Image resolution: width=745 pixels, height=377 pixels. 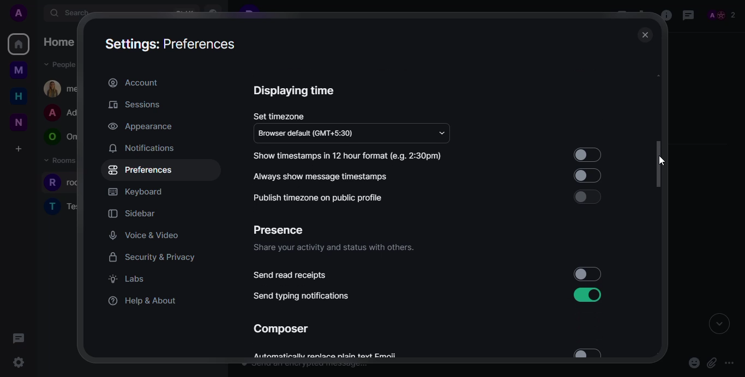 I want to click on Set timexone, so click(x=280, y=116).